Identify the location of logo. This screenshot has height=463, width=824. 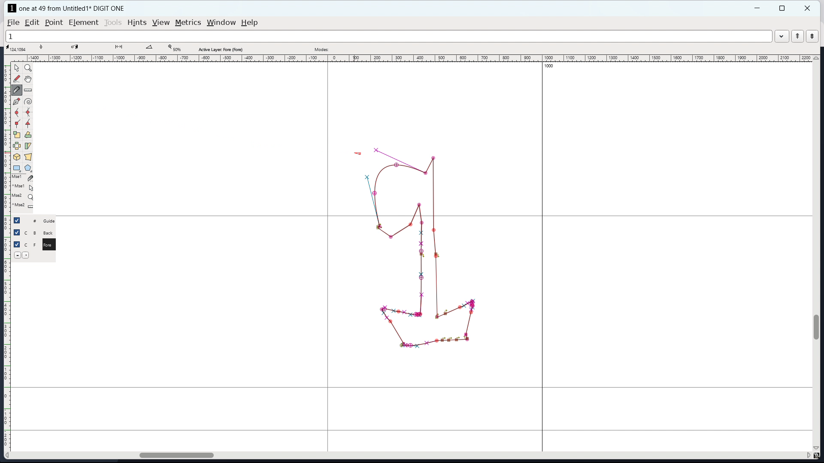
(12, 8).